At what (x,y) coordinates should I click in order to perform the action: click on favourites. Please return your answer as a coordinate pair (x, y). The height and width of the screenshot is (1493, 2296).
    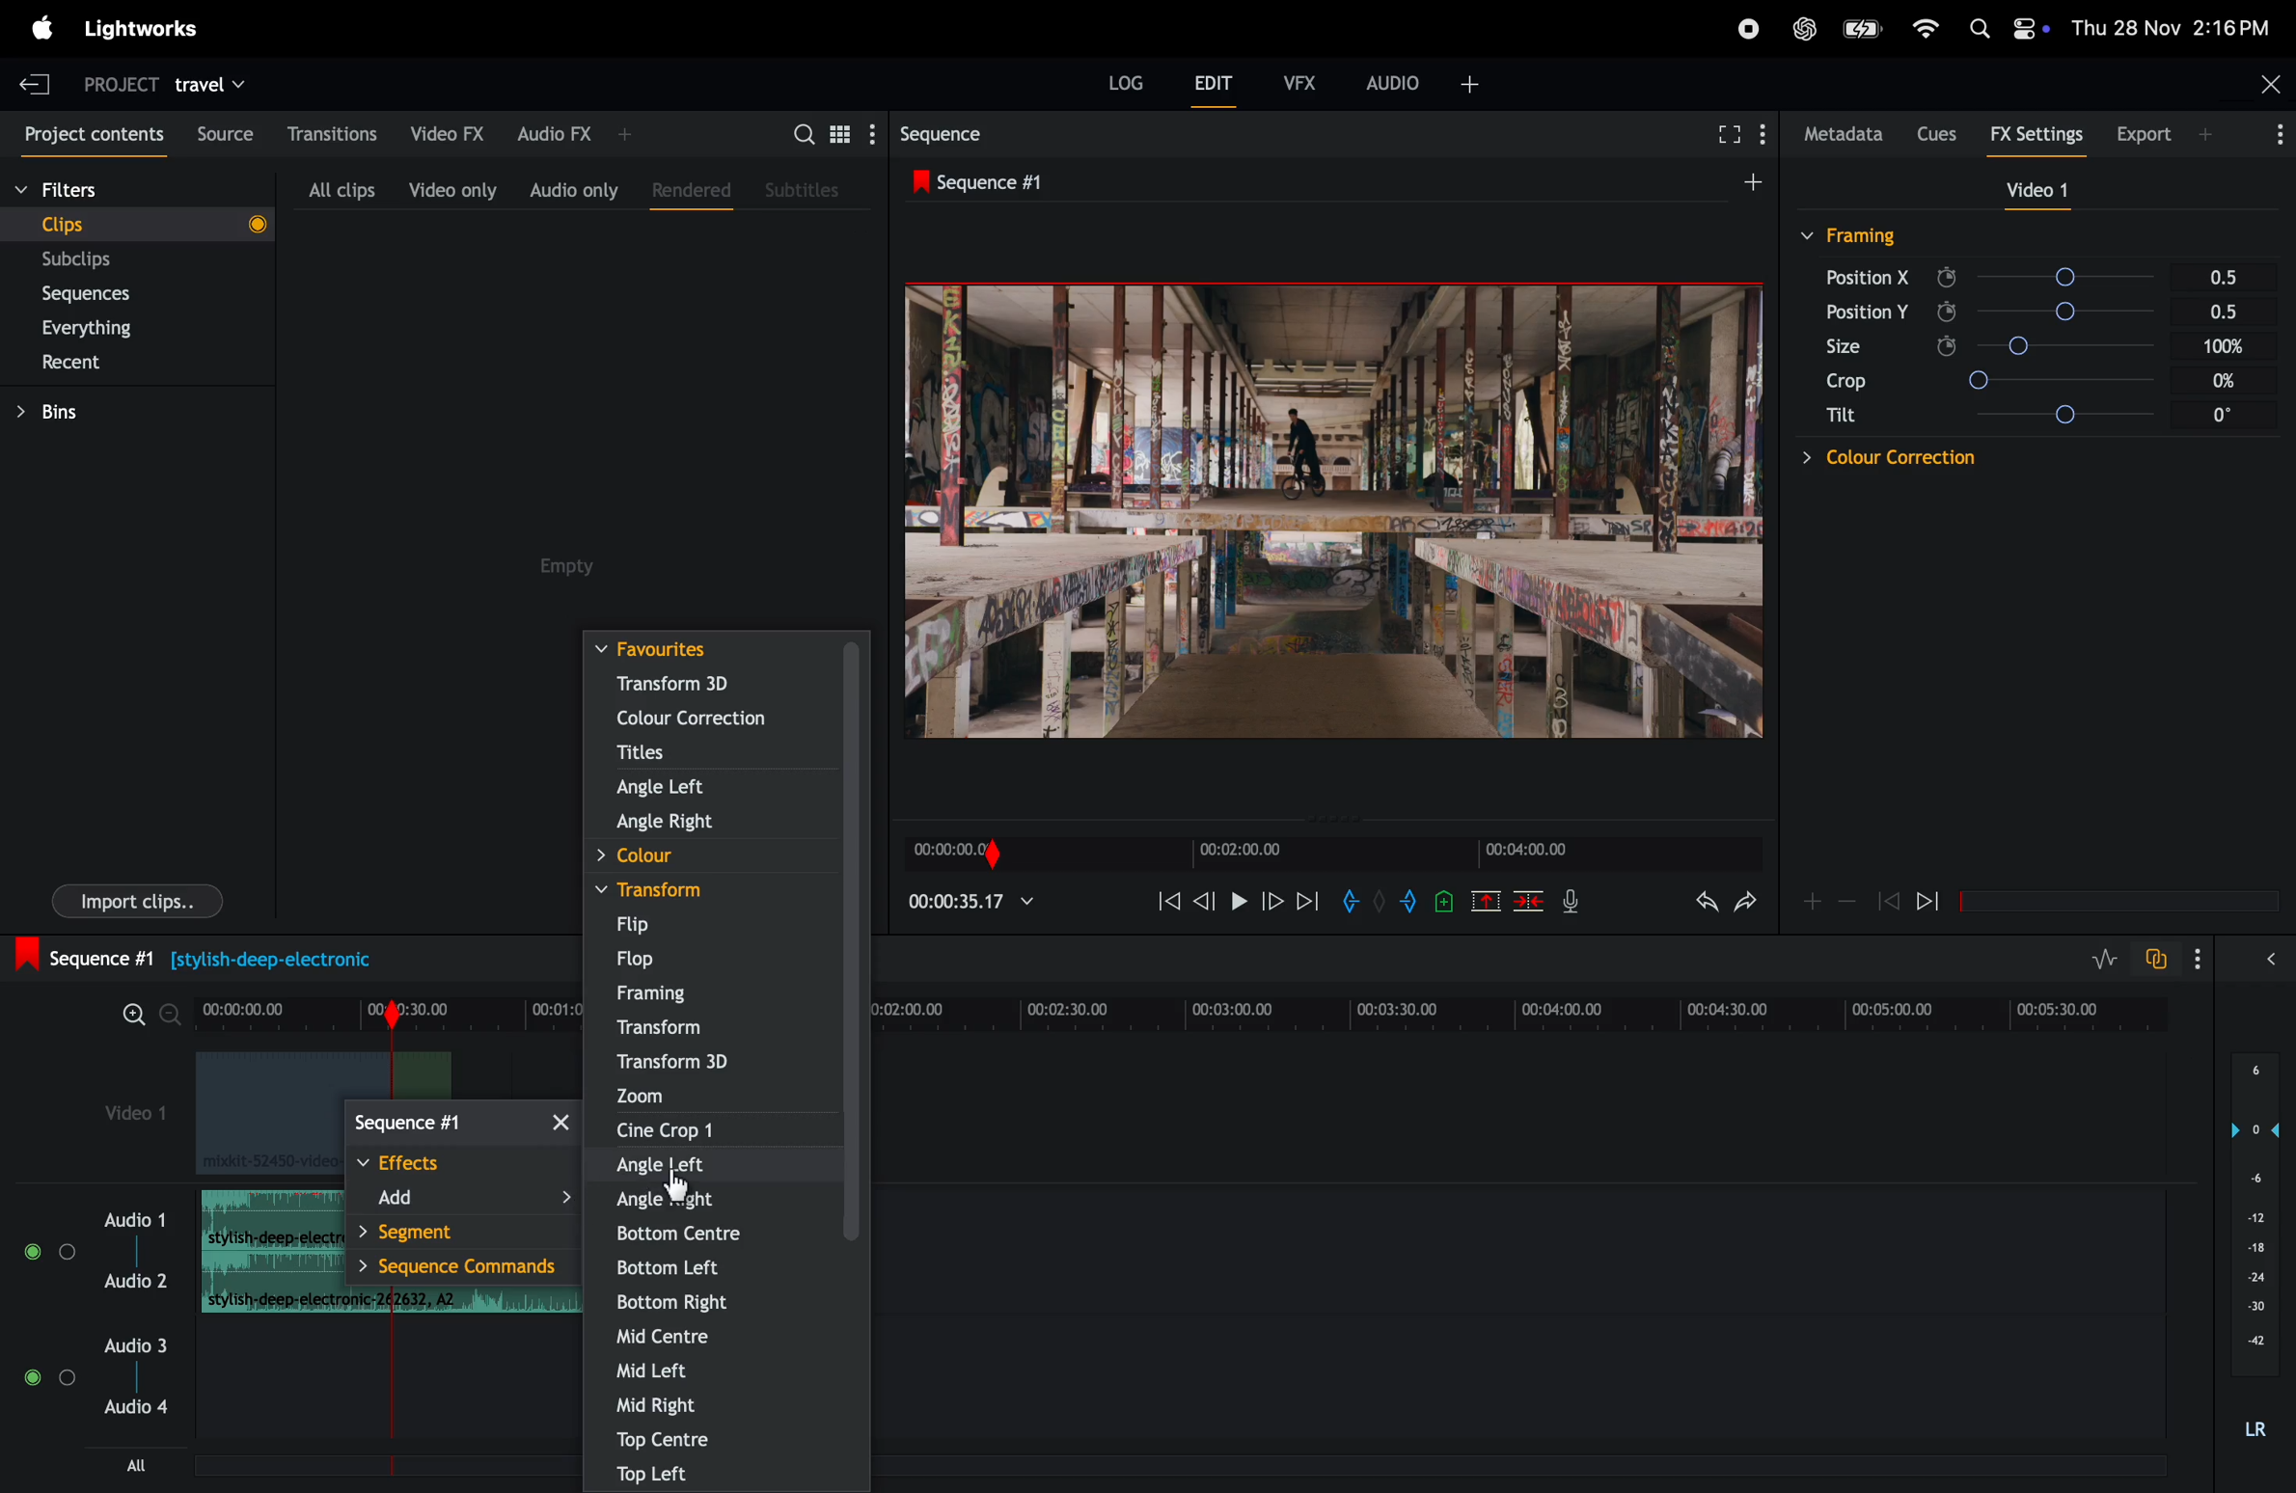
    Looking at the image, I should click on (728, 649).